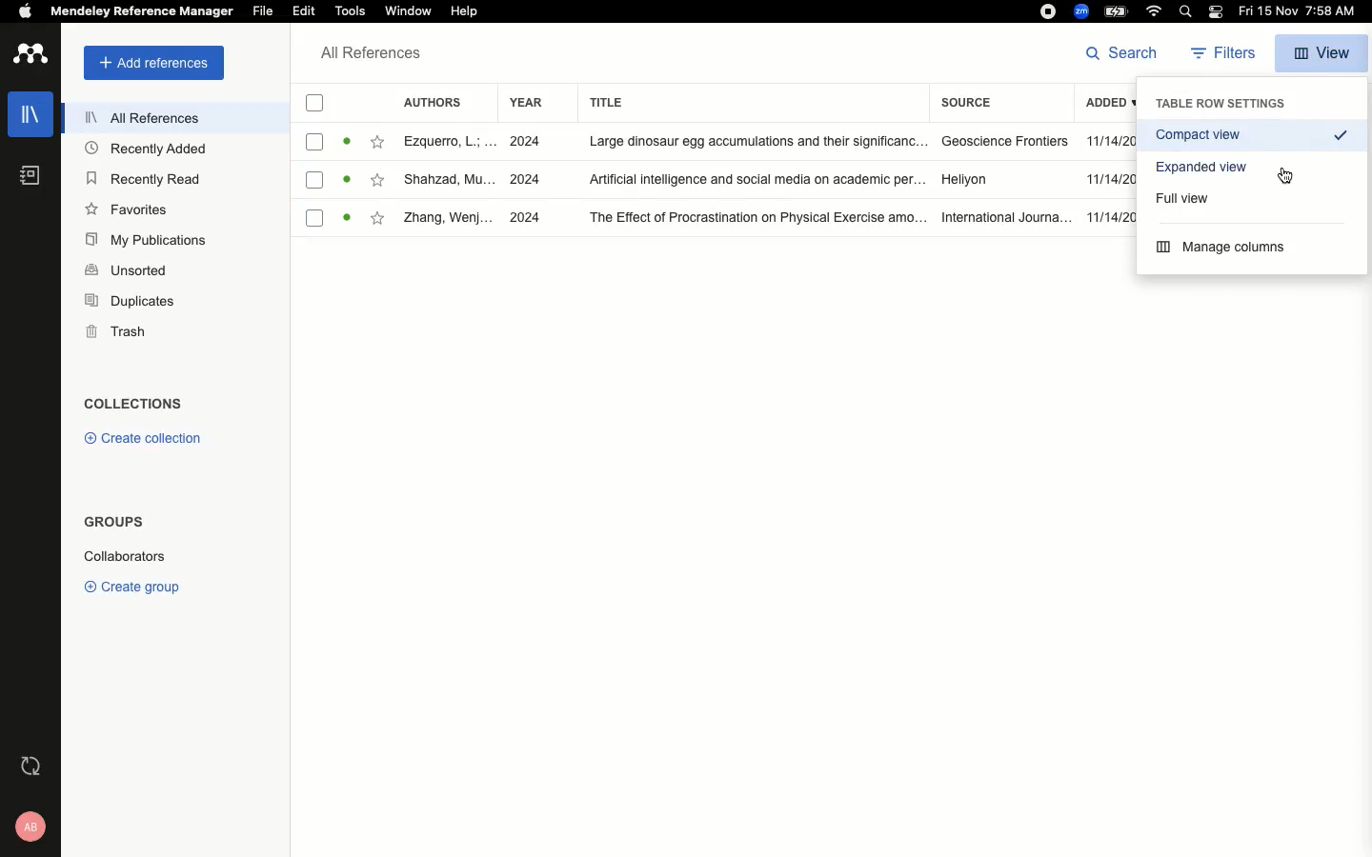 The image size is (1372, 857). I want to click on Active, so click(348, 219).